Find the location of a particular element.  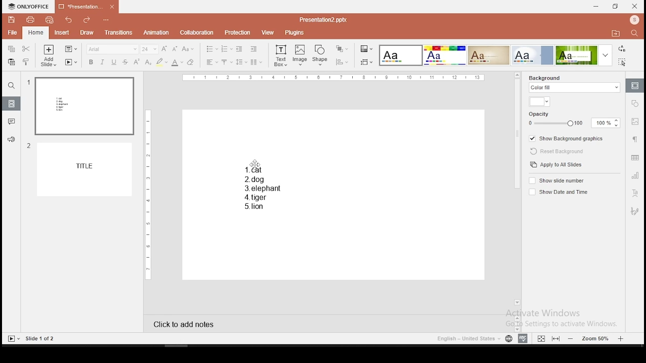

cut is located at coordinates (27, 48).